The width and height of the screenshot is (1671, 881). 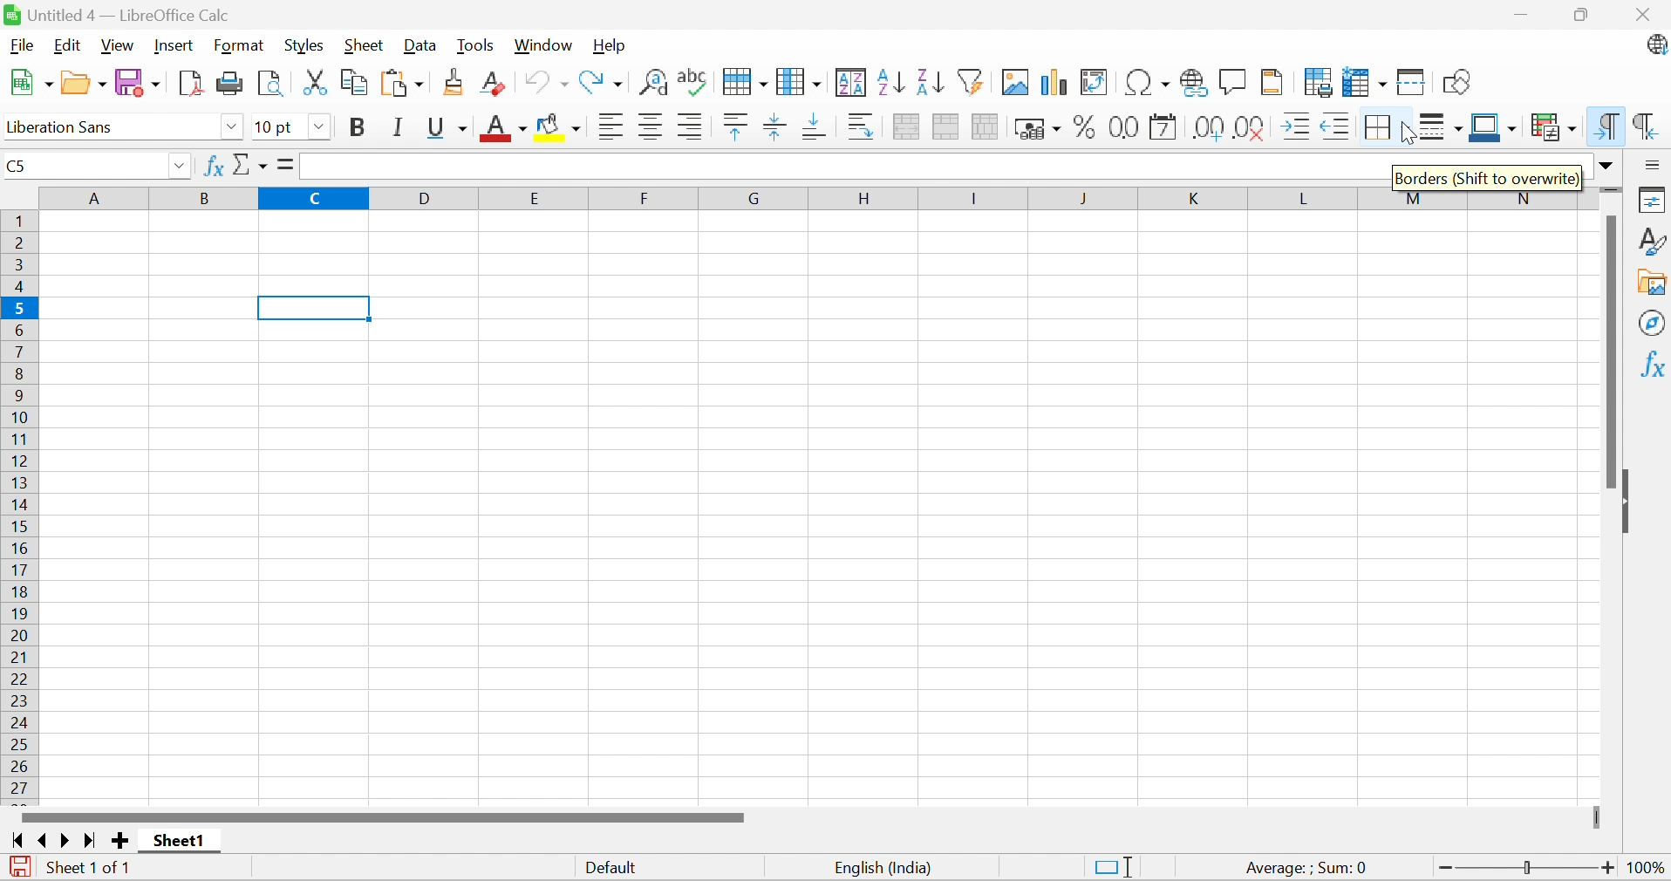 I want to click on Styles, so click(x=304, y=46).